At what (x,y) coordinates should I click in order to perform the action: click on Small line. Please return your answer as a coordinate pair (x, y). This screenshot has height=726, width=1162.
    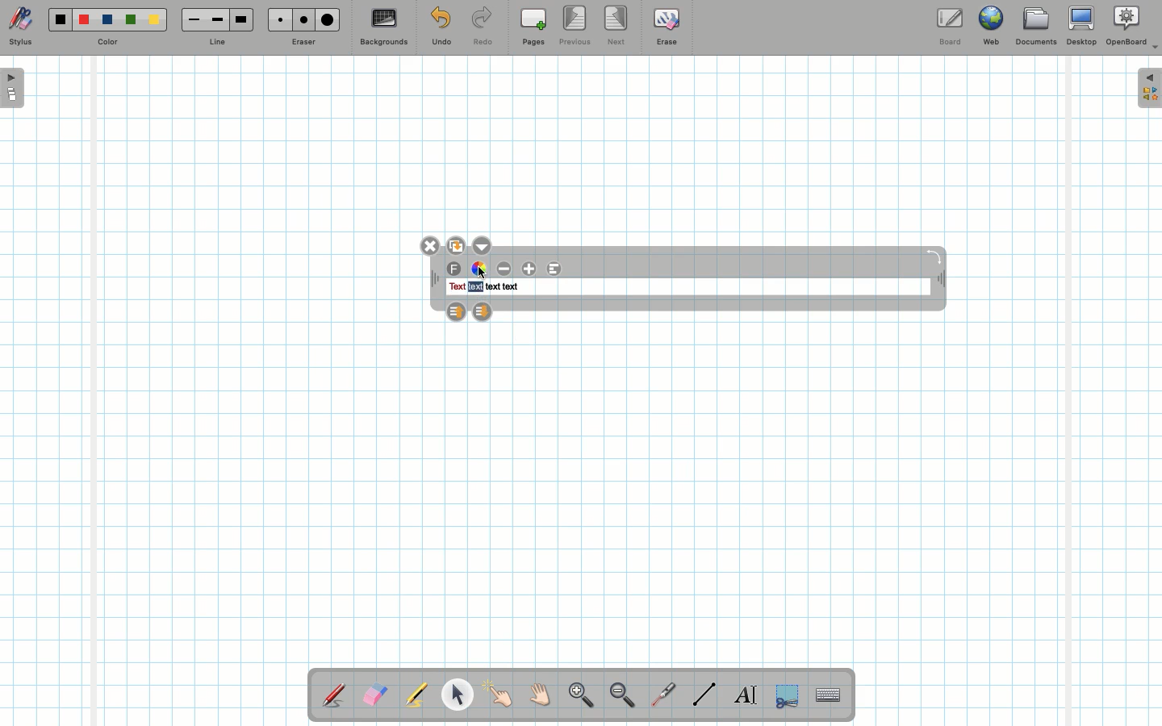
    Looking at the image, I should click on (191, 20).